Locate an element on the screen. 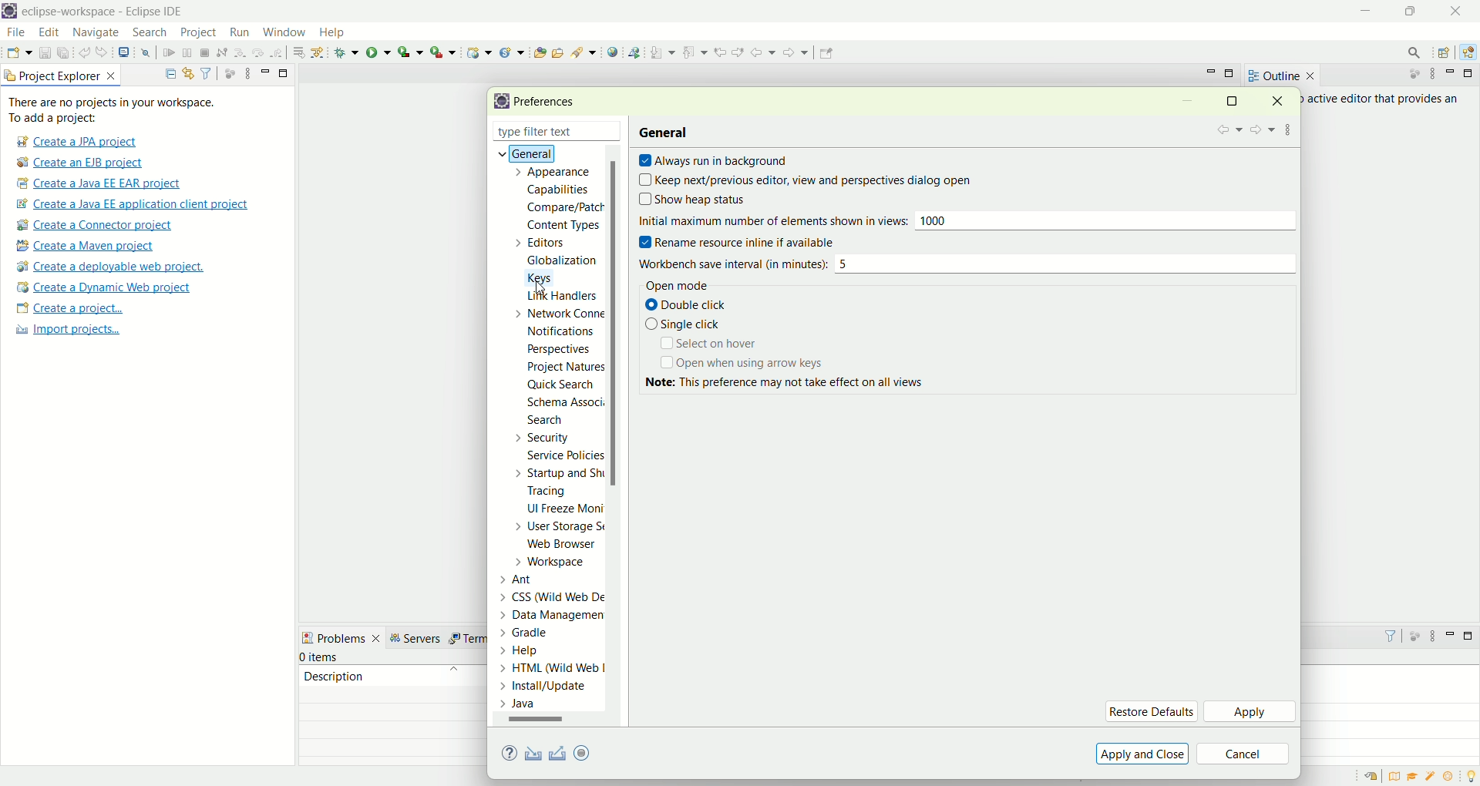  minimize is located at coordinates (1367, 12).